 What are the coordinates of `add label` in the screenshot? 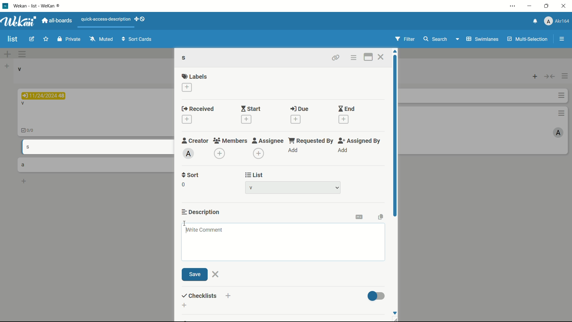 It's located at (187, 87).